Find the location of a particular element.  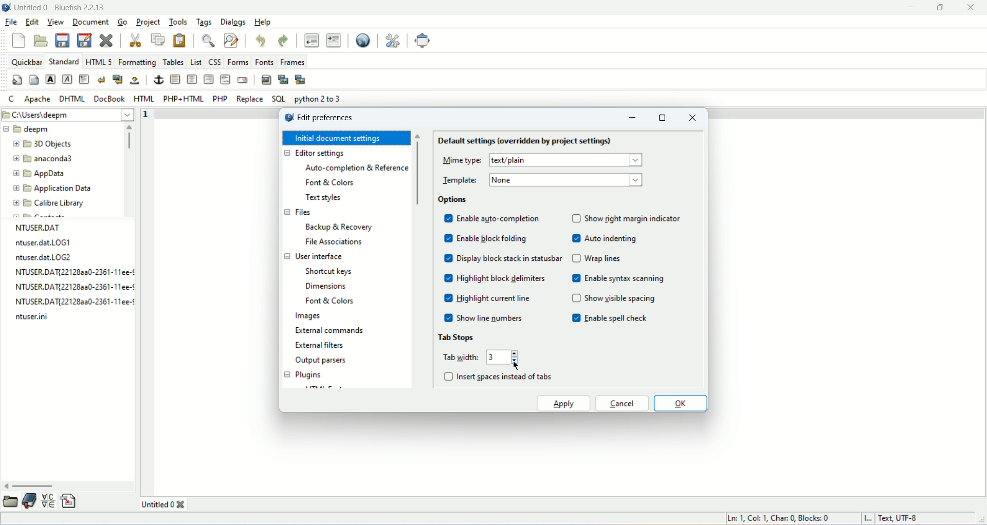

close is located at coordinates (693, 118).